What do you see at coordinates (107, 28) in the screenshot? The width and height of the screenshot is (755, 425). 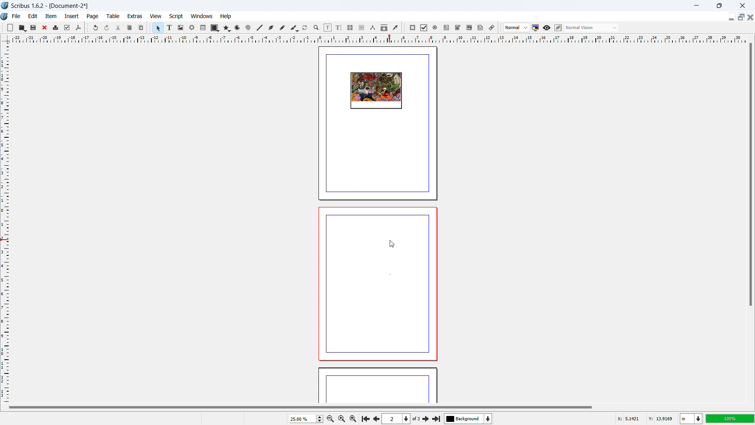 I see `redo` at bounding box center [107, 28].